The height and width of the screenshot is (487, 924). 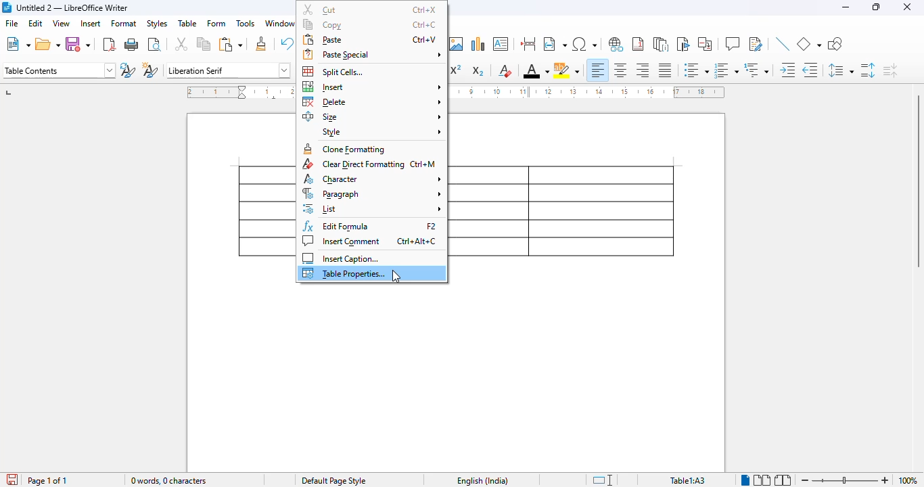 I want to click on clone formatting, so click(x=262, y=43).